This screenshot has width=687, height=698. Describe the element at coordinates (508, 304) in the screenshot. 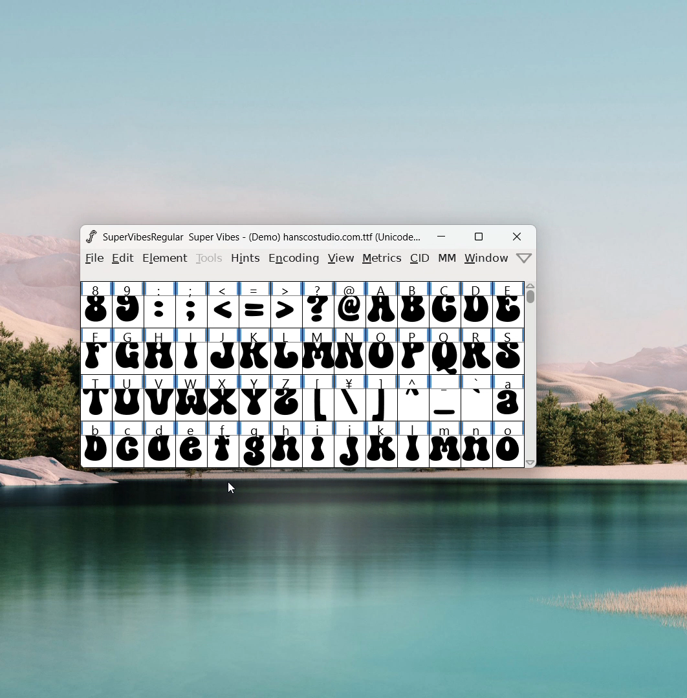

I see `E` at that location.